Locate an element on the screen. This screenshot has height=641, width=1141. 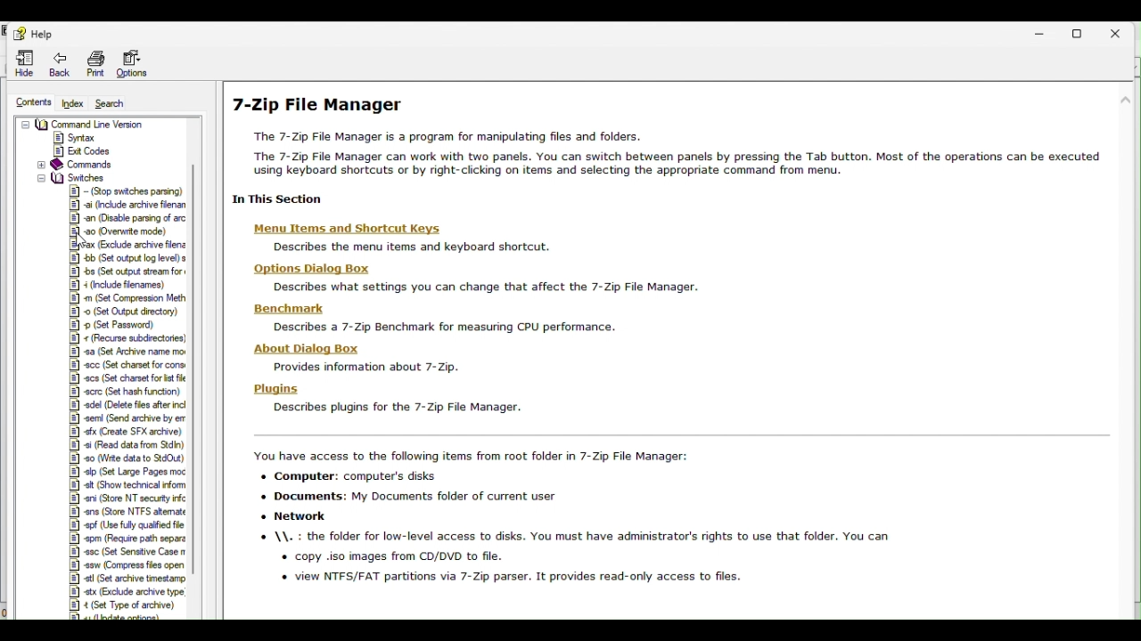
#4 (Include filenames) is located at coordinates (115, 284).